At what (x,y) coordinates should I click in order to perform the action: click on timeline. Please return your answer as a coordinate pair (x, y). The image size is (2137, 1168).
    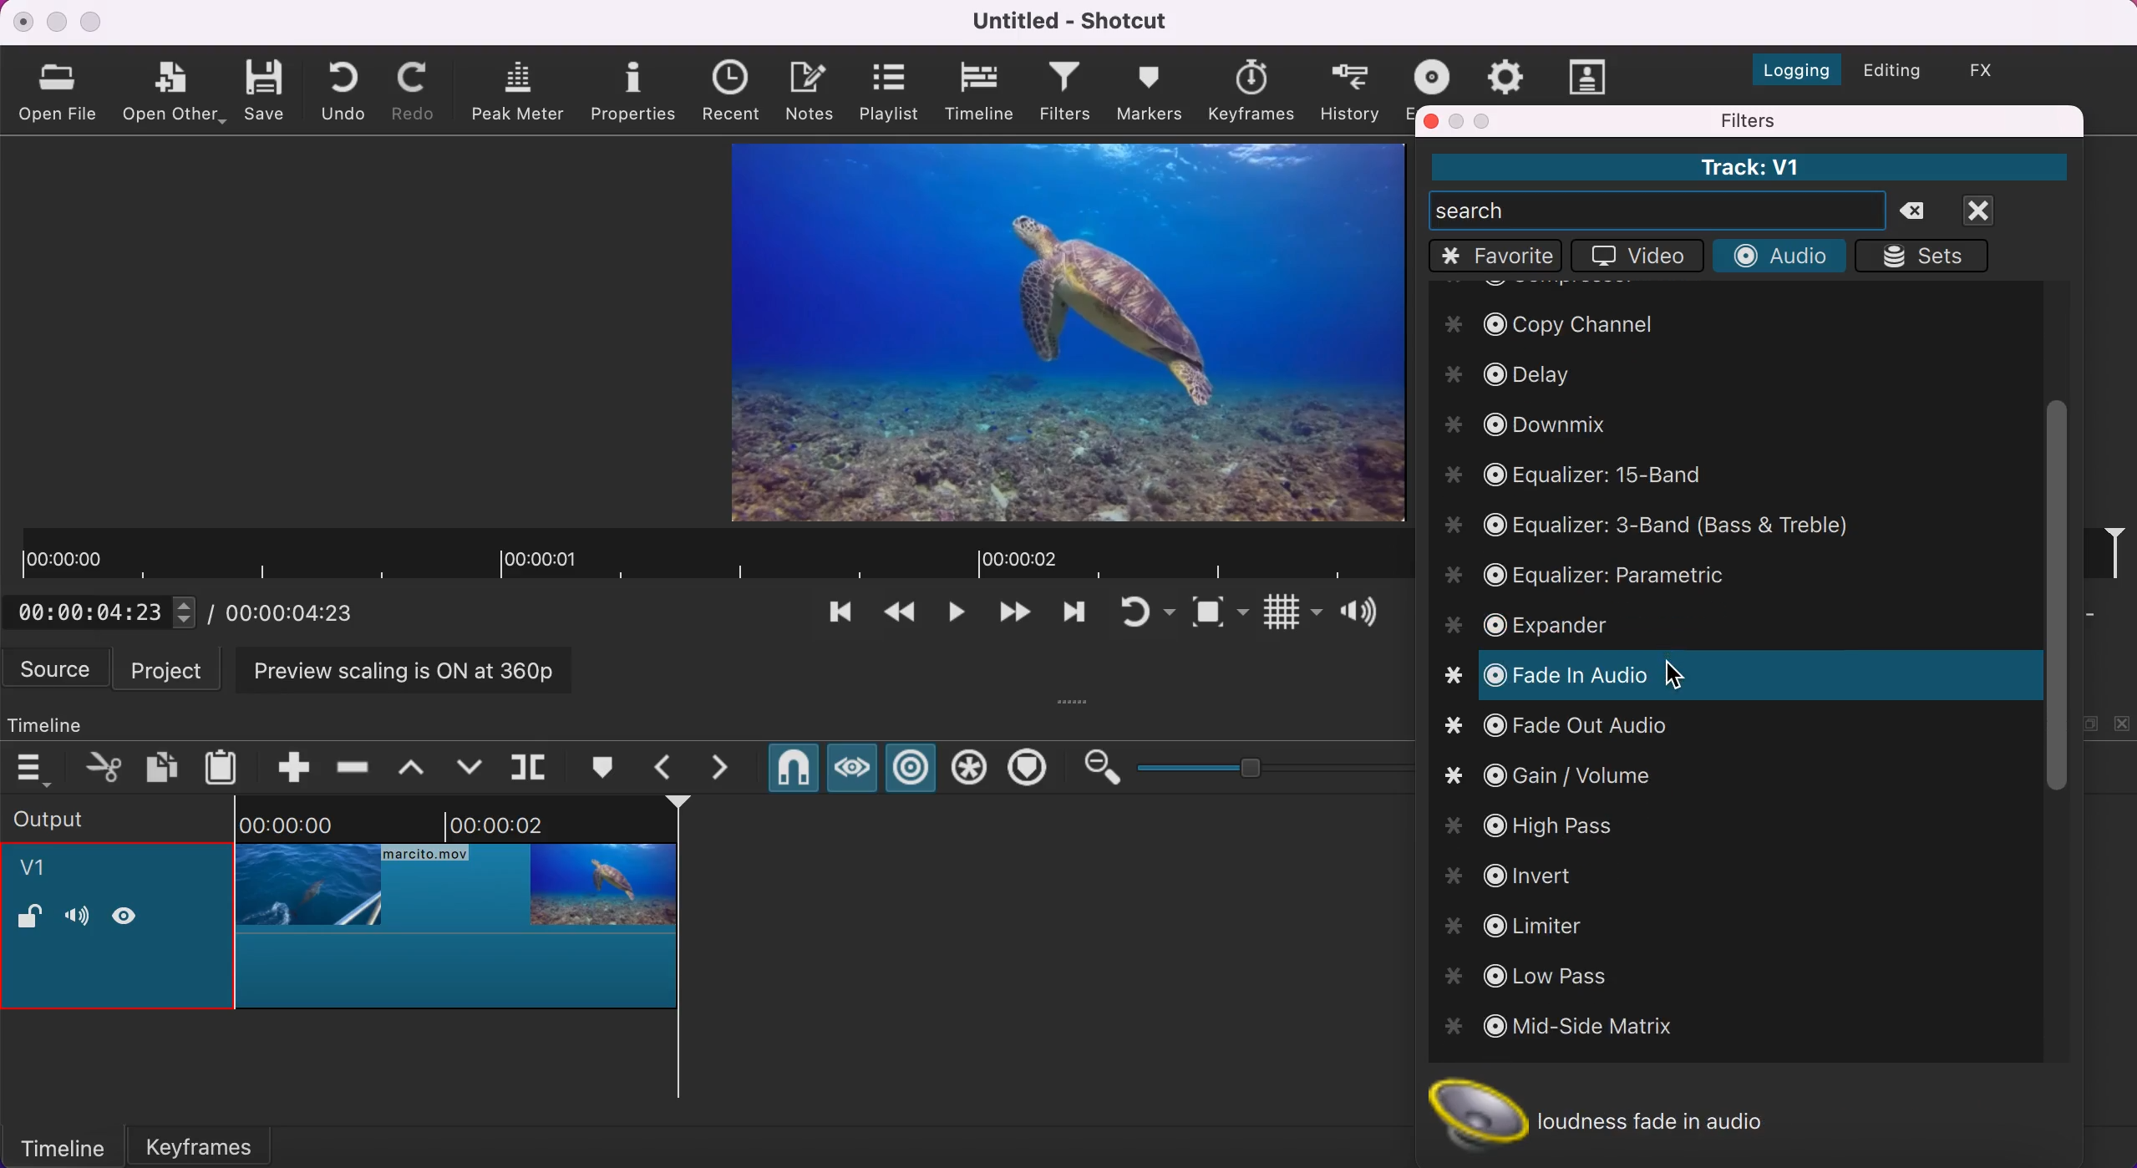
    Looking at the image, I should click on (982, 92).